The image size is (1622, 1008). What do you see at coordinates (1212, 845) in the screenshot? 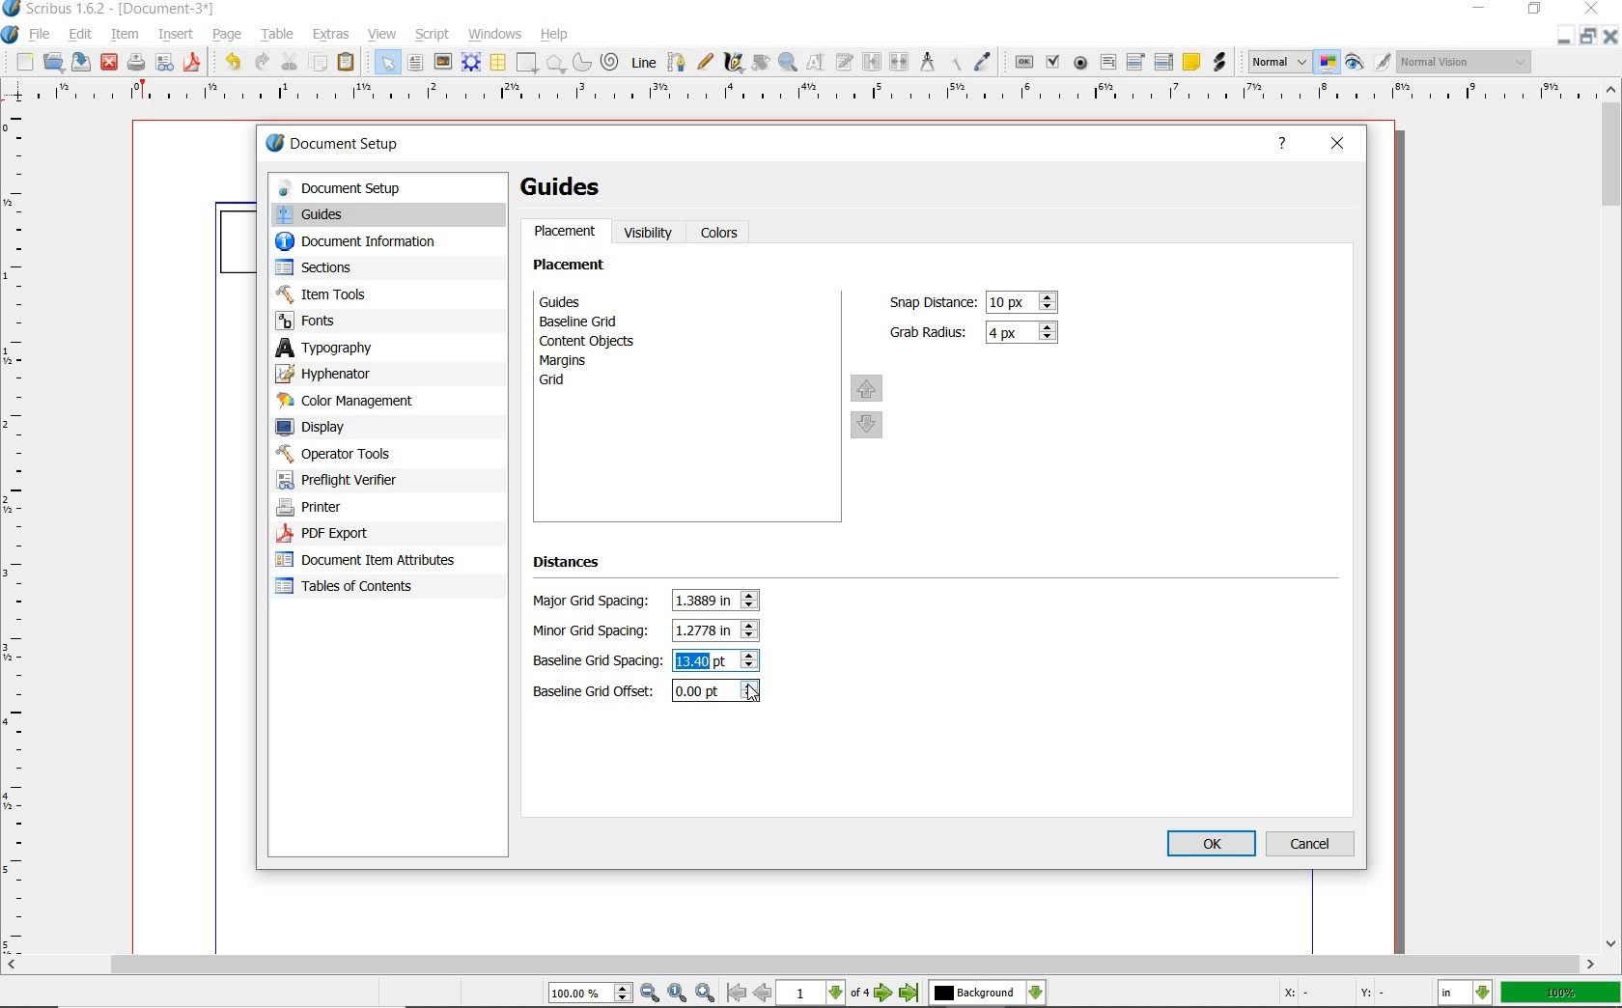
I see `ok` at bounding box center [1212, 845].